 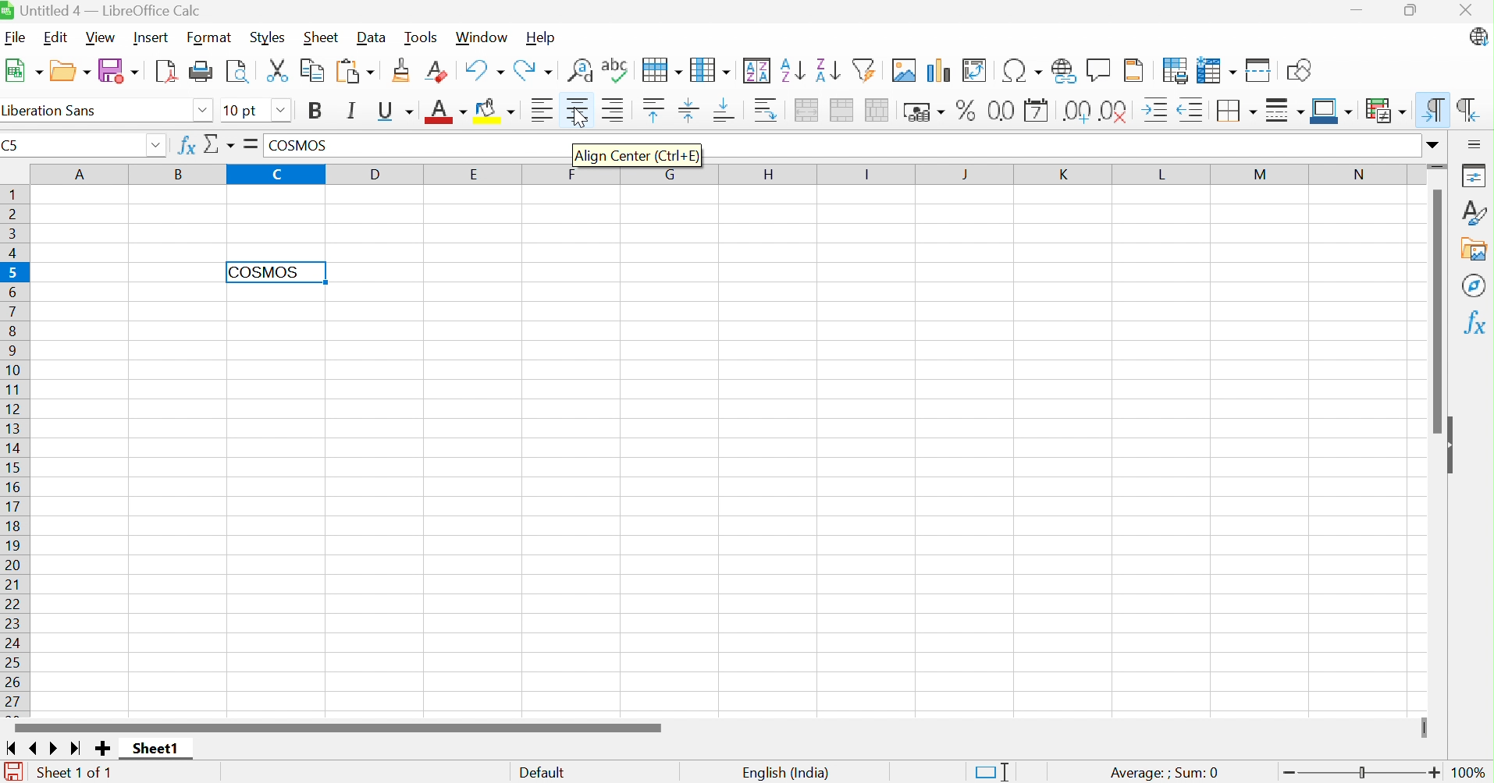 I want to click on Hide, so click(x=1457, y=446).